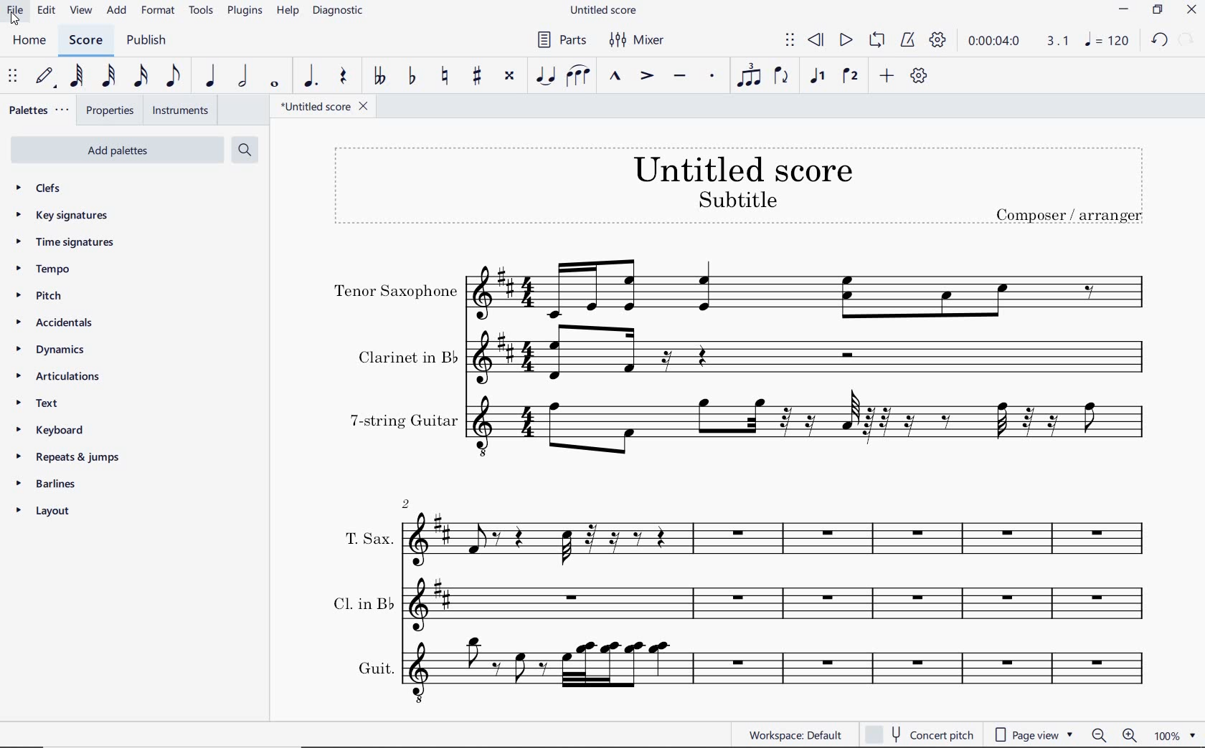 The width and height of the screenshot is (1205, 748). I want to click on PLAY TIME, so click(1019, 42).